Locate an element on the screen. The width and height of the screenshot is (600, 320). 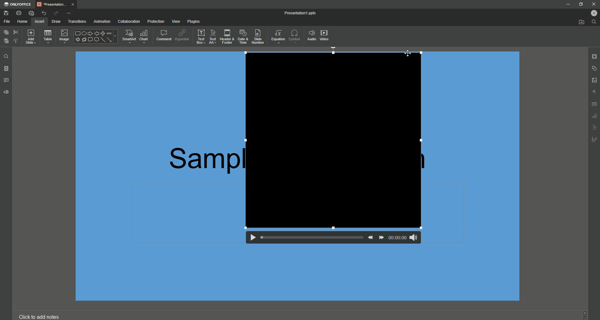
View is located at coordinates (176, 21).